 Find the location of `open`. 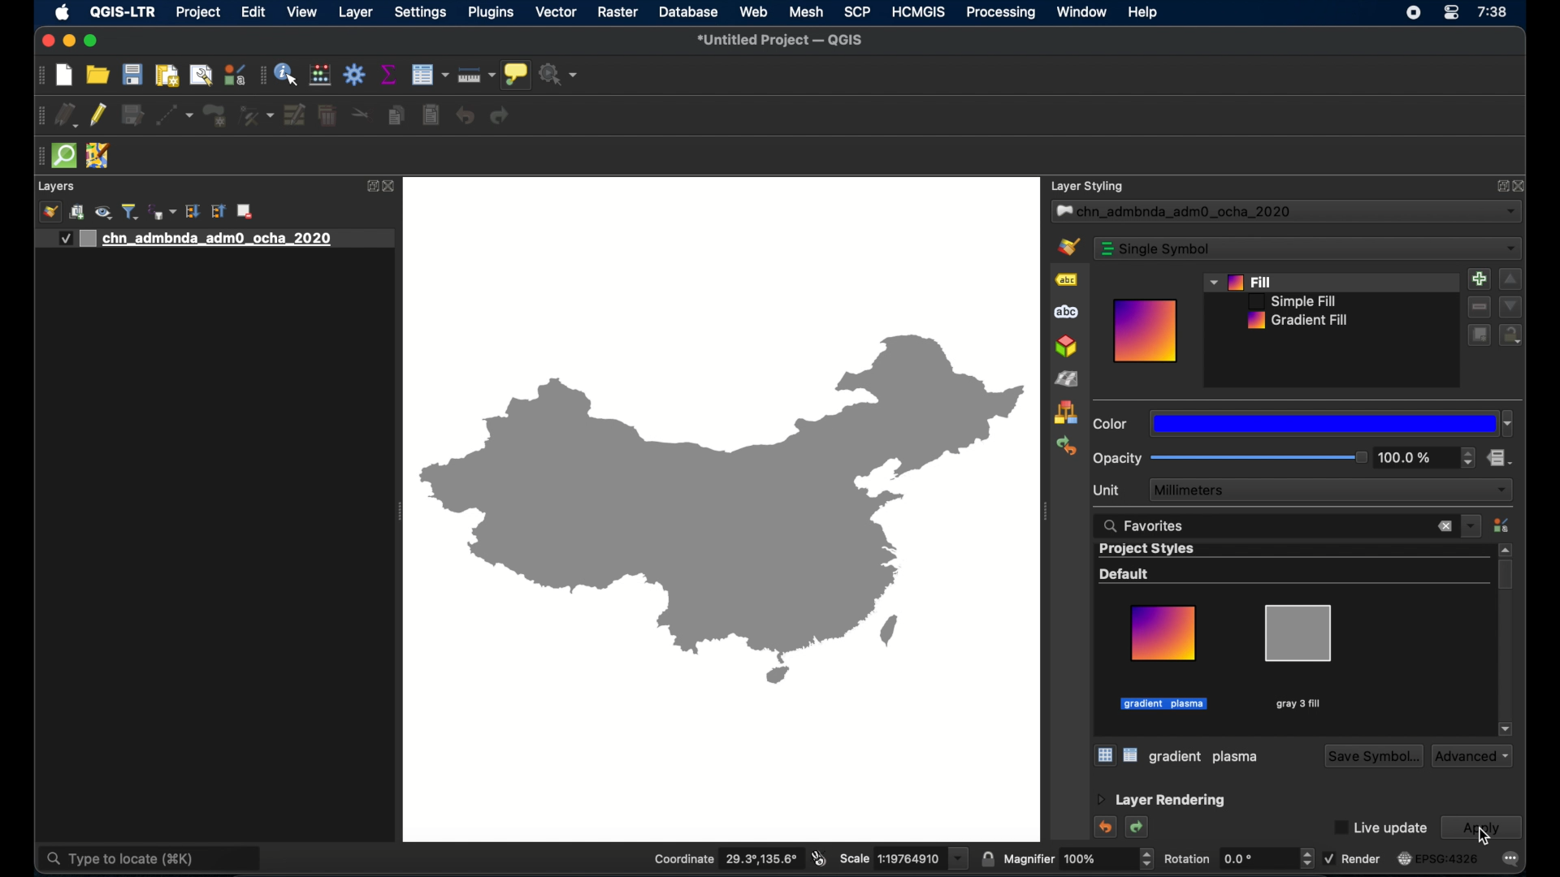

open is located at coordinates (98, 74).